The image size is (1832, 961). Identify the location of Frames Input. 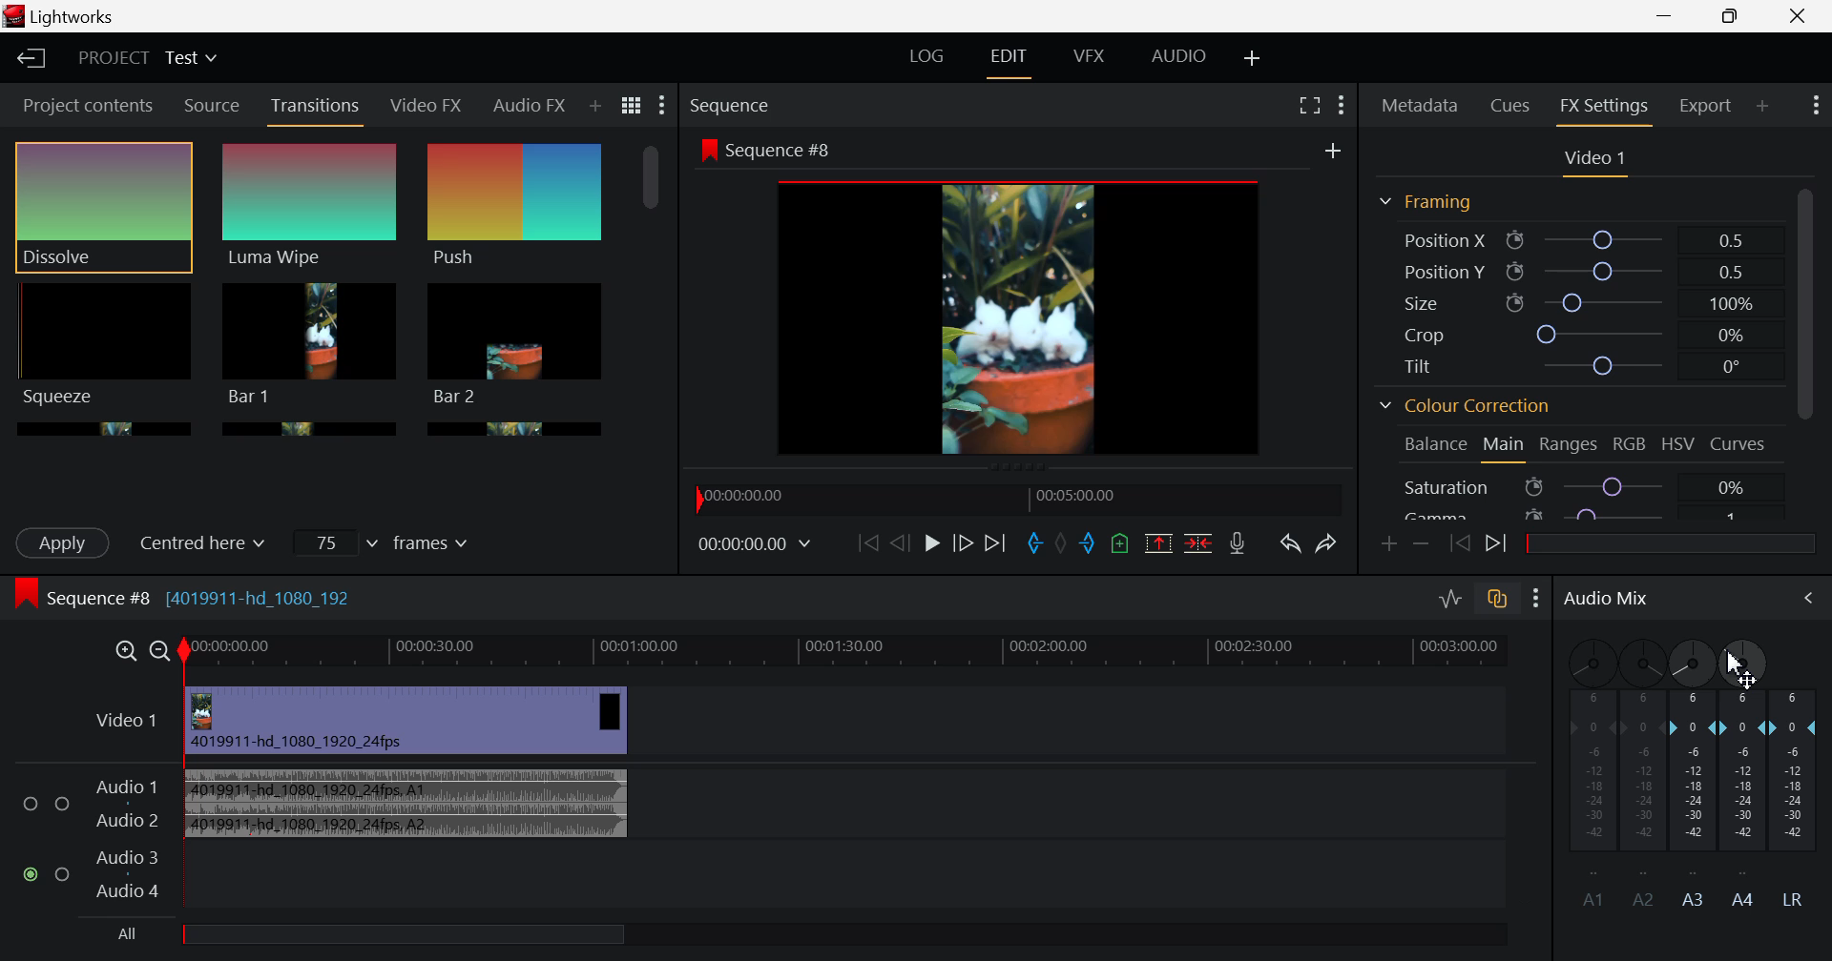
(385, 542).